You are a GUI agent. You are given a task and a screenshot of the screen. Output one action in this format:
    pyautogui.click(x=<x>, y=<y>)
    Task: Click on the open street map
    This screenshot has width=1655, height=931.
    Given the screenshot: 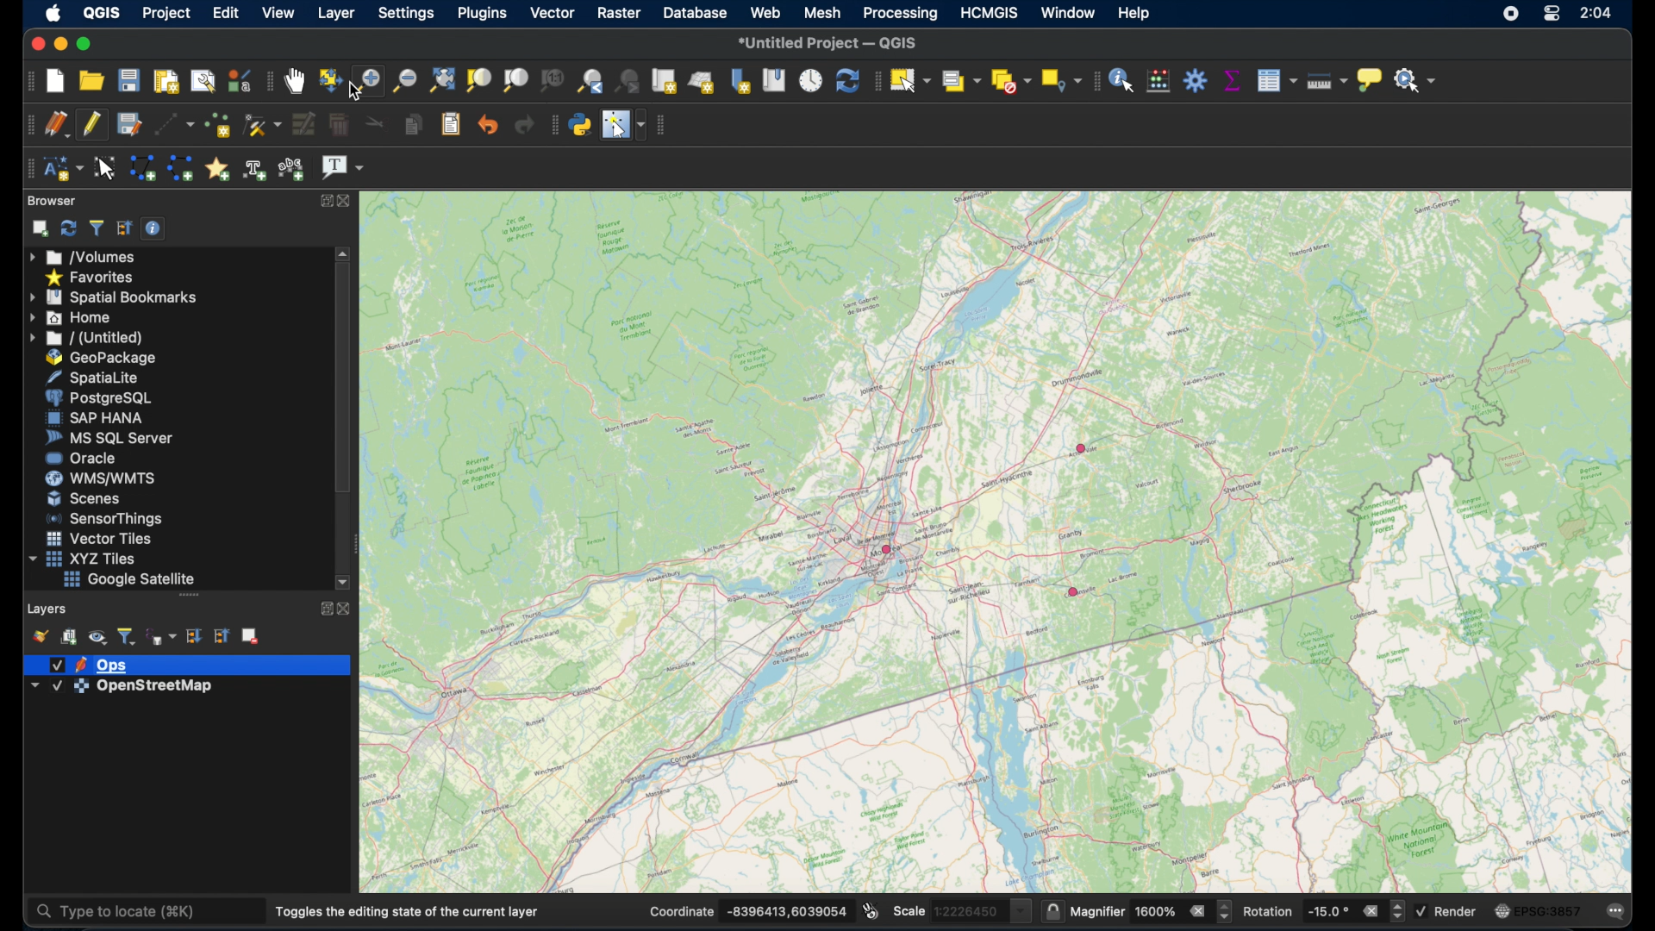 What is the action you would take?
    pyautogui.click(x=1370, y=451)
    